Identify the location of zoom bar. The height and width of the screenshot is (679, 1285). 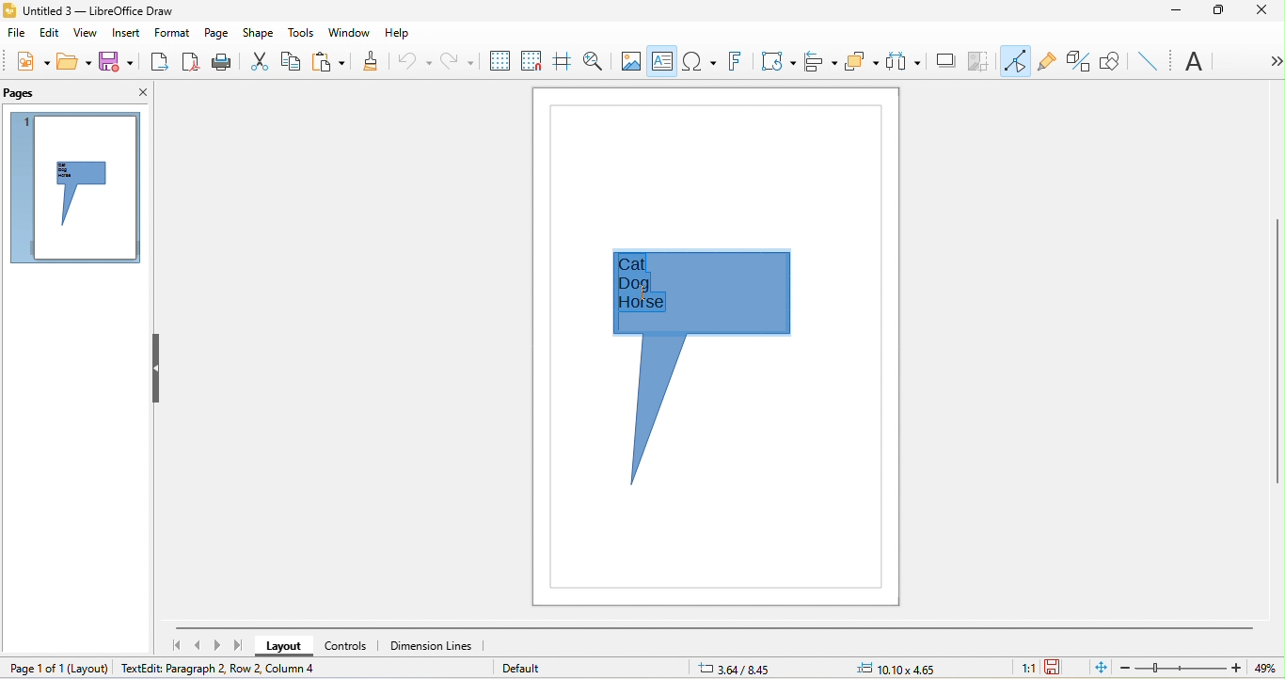
(1182, 668).